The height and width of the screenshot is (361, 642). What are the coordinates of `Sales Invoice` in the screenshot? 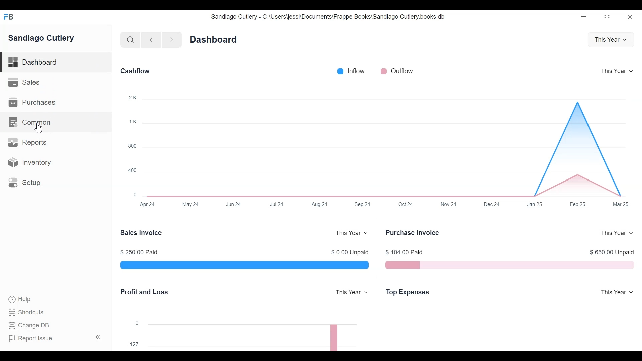 It's located at (142, 232).